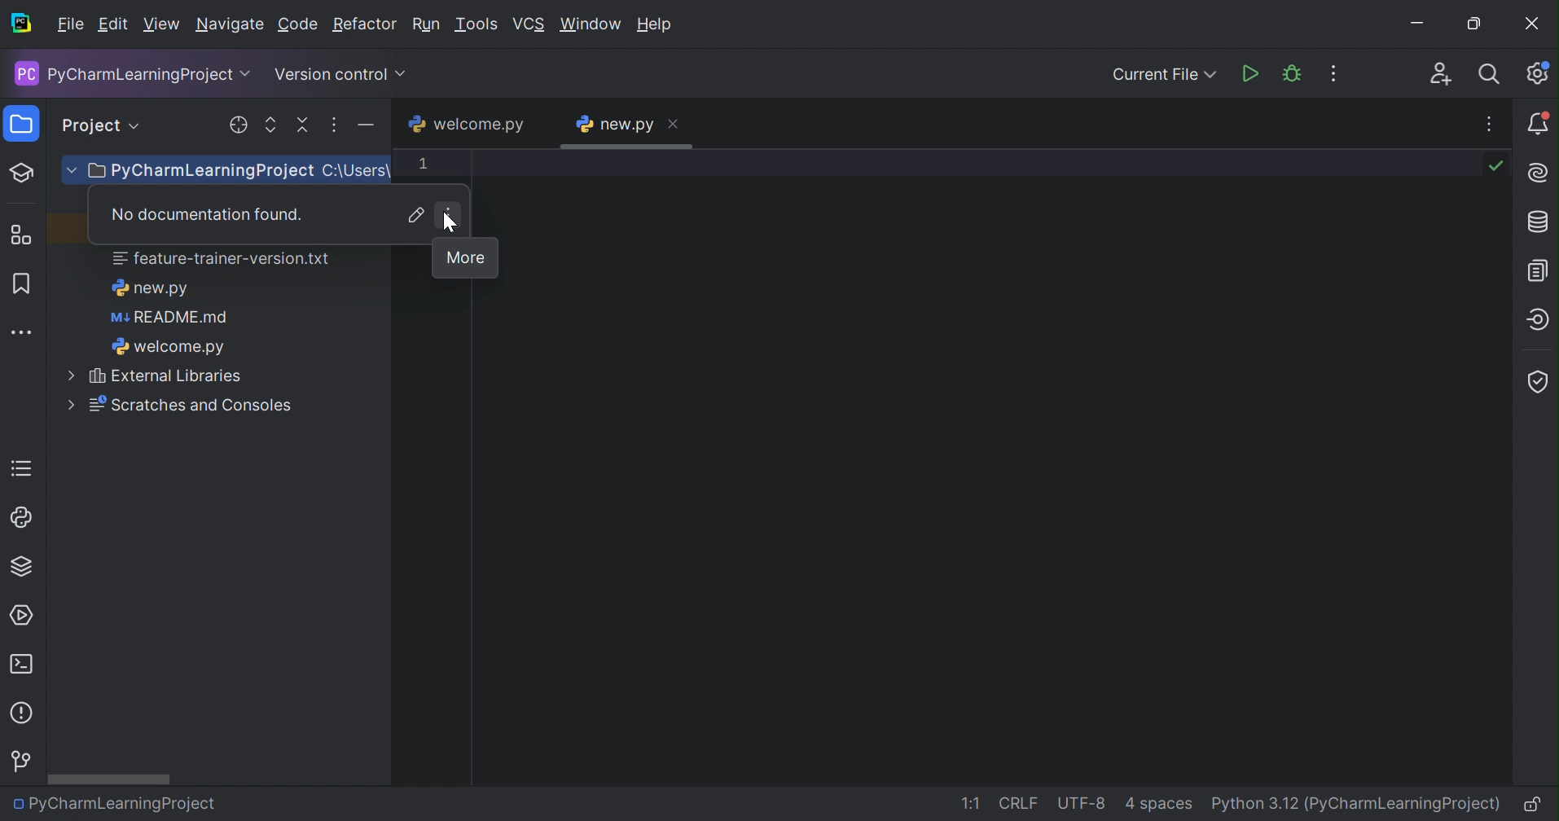  Describe the element at coordinates (20, 468) in the screenshot. I see `TODO` at that location.